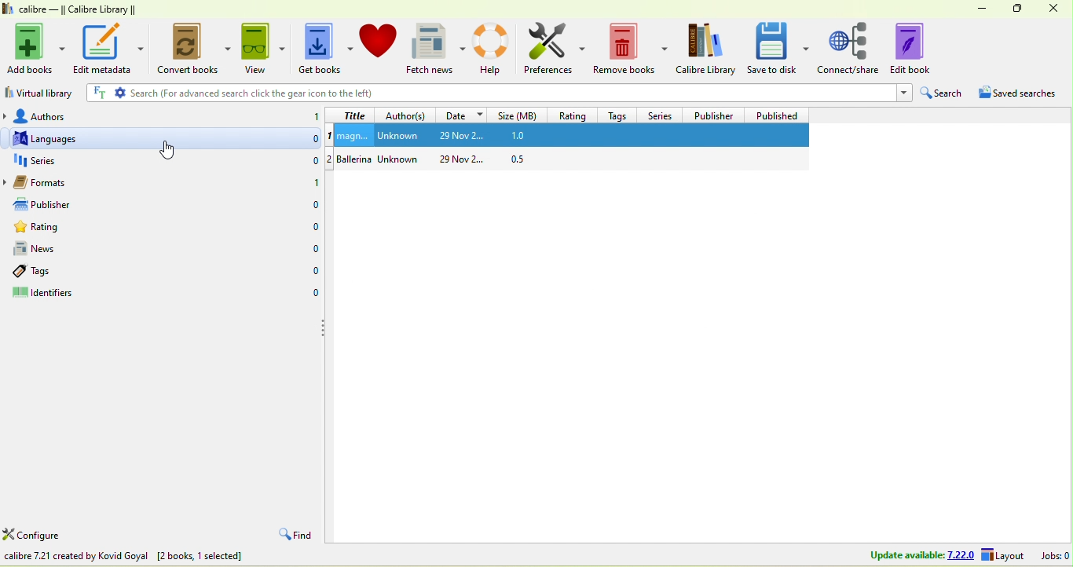 This screenshot has height=567, width=1073. I want to click on 0, so click(313, 141).